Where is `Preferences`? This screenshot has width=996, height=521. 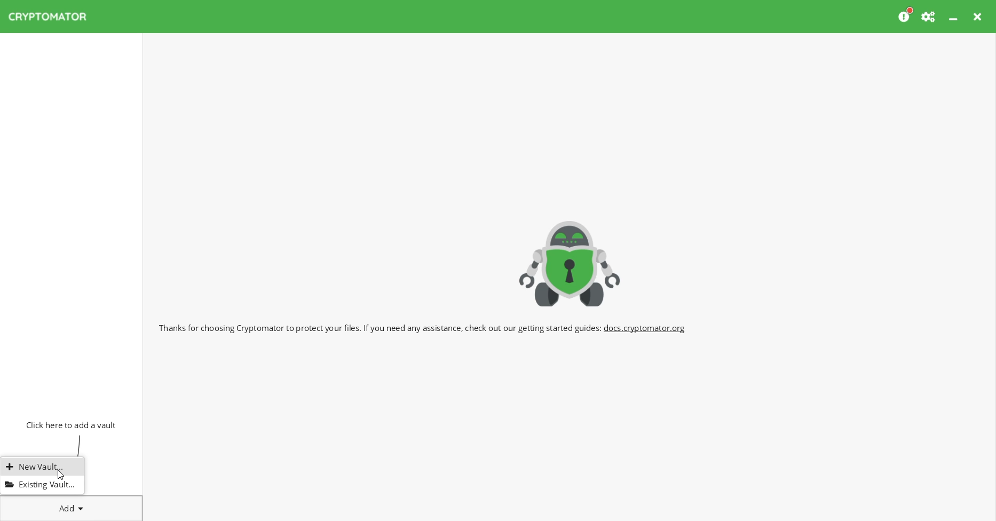
Preferences is located at coordinates (929, 17).